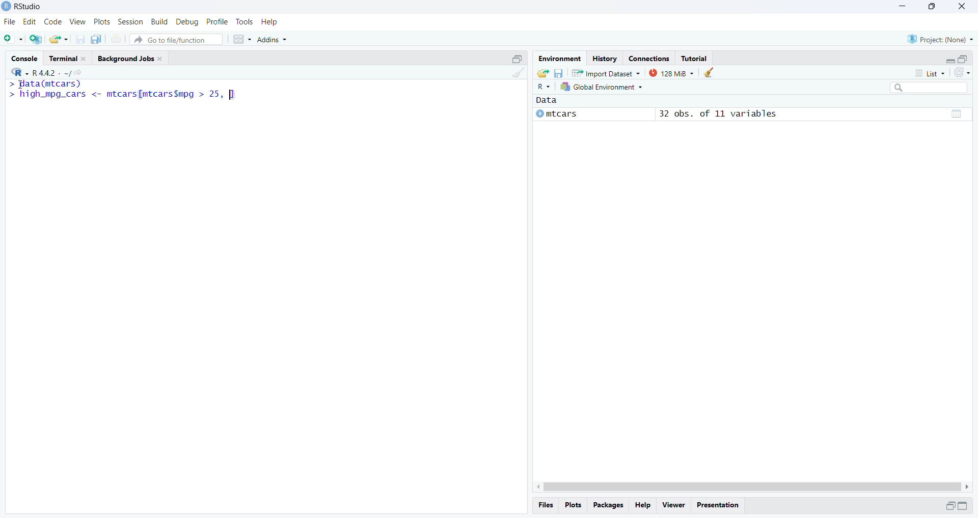 The width and height of the screenshot is (978, 518). Describe the element at coordinates (73, 73) in the screenshot. I see `view current directory` at that location.